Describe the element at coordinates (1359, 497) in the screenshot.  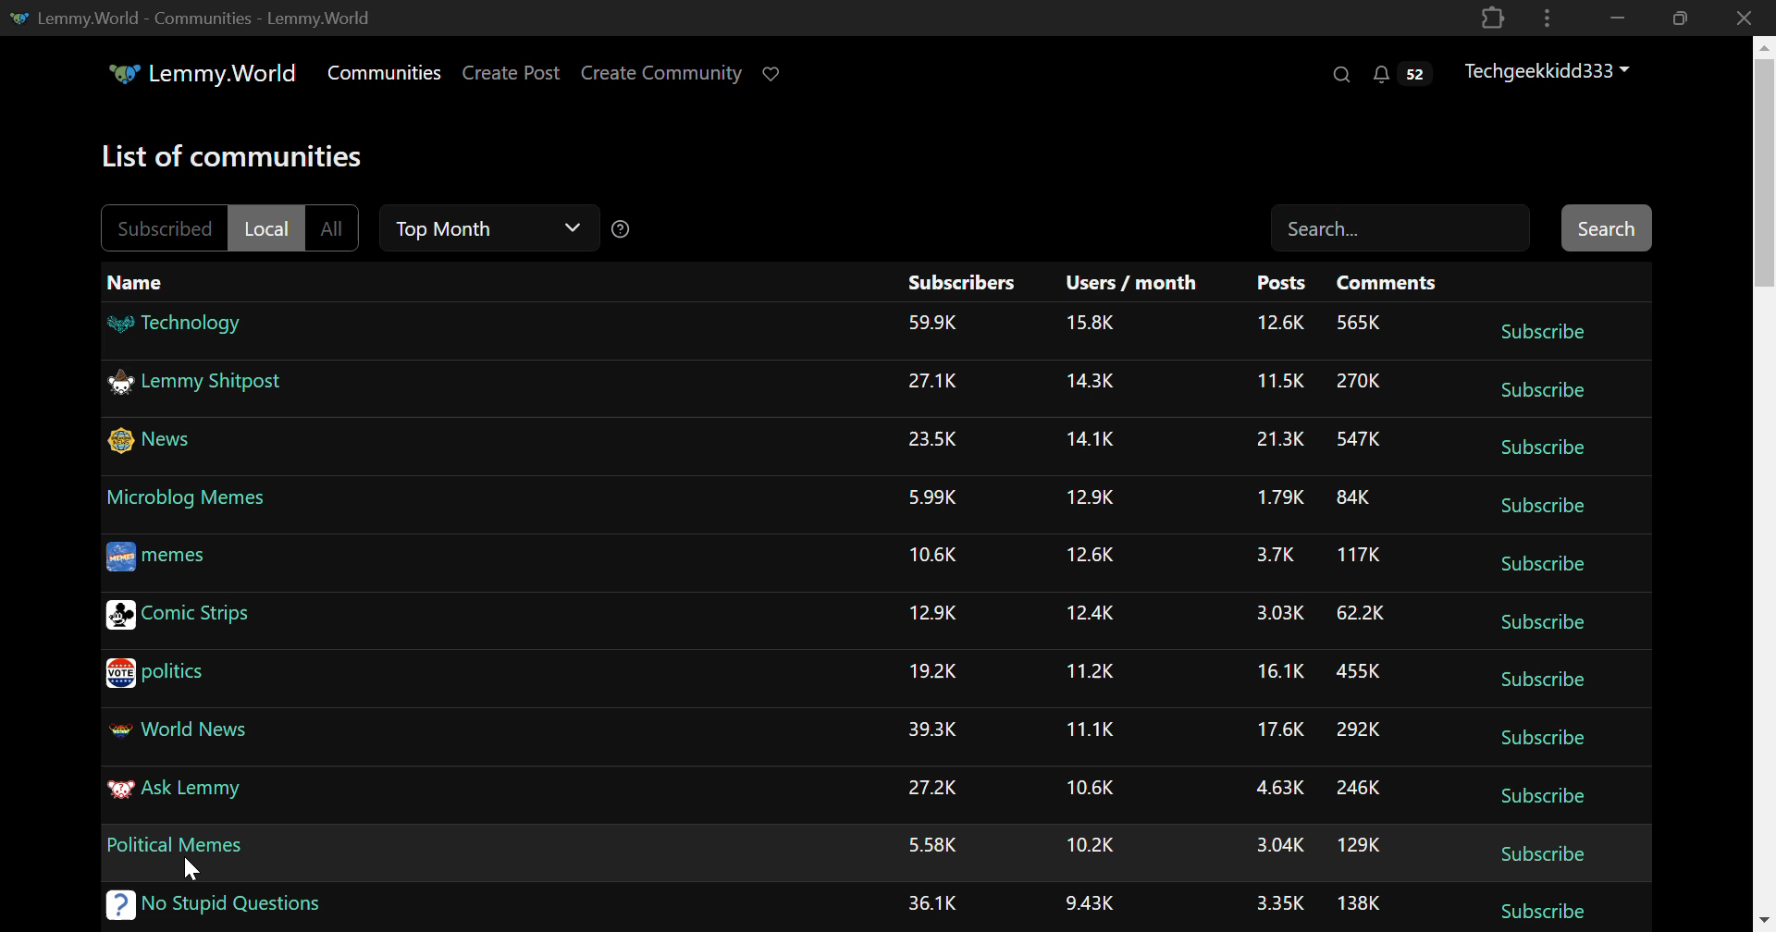
I see `Amount` at that location.